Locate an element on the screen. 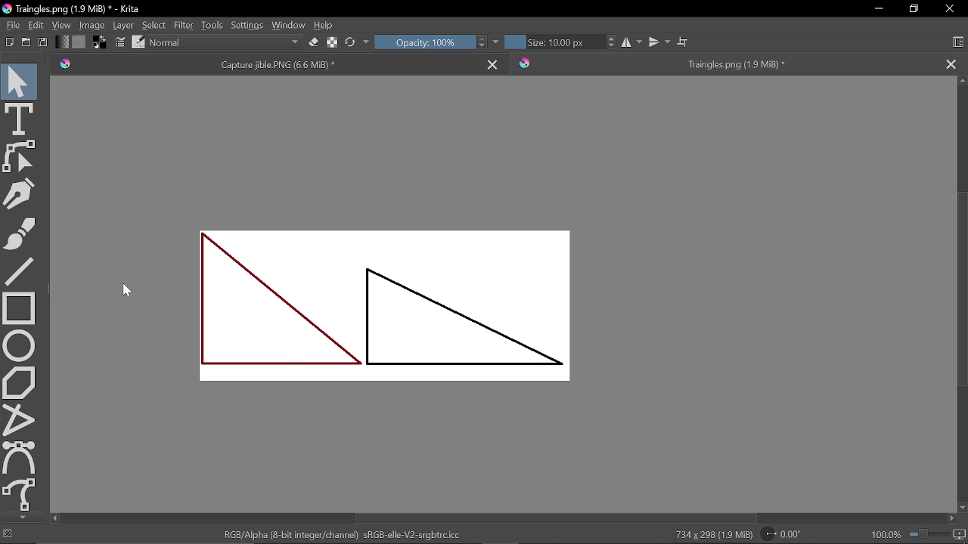 The width and height of the screenshot is (968, 544). Opacity: 100% is located at coordinates (422, 42).